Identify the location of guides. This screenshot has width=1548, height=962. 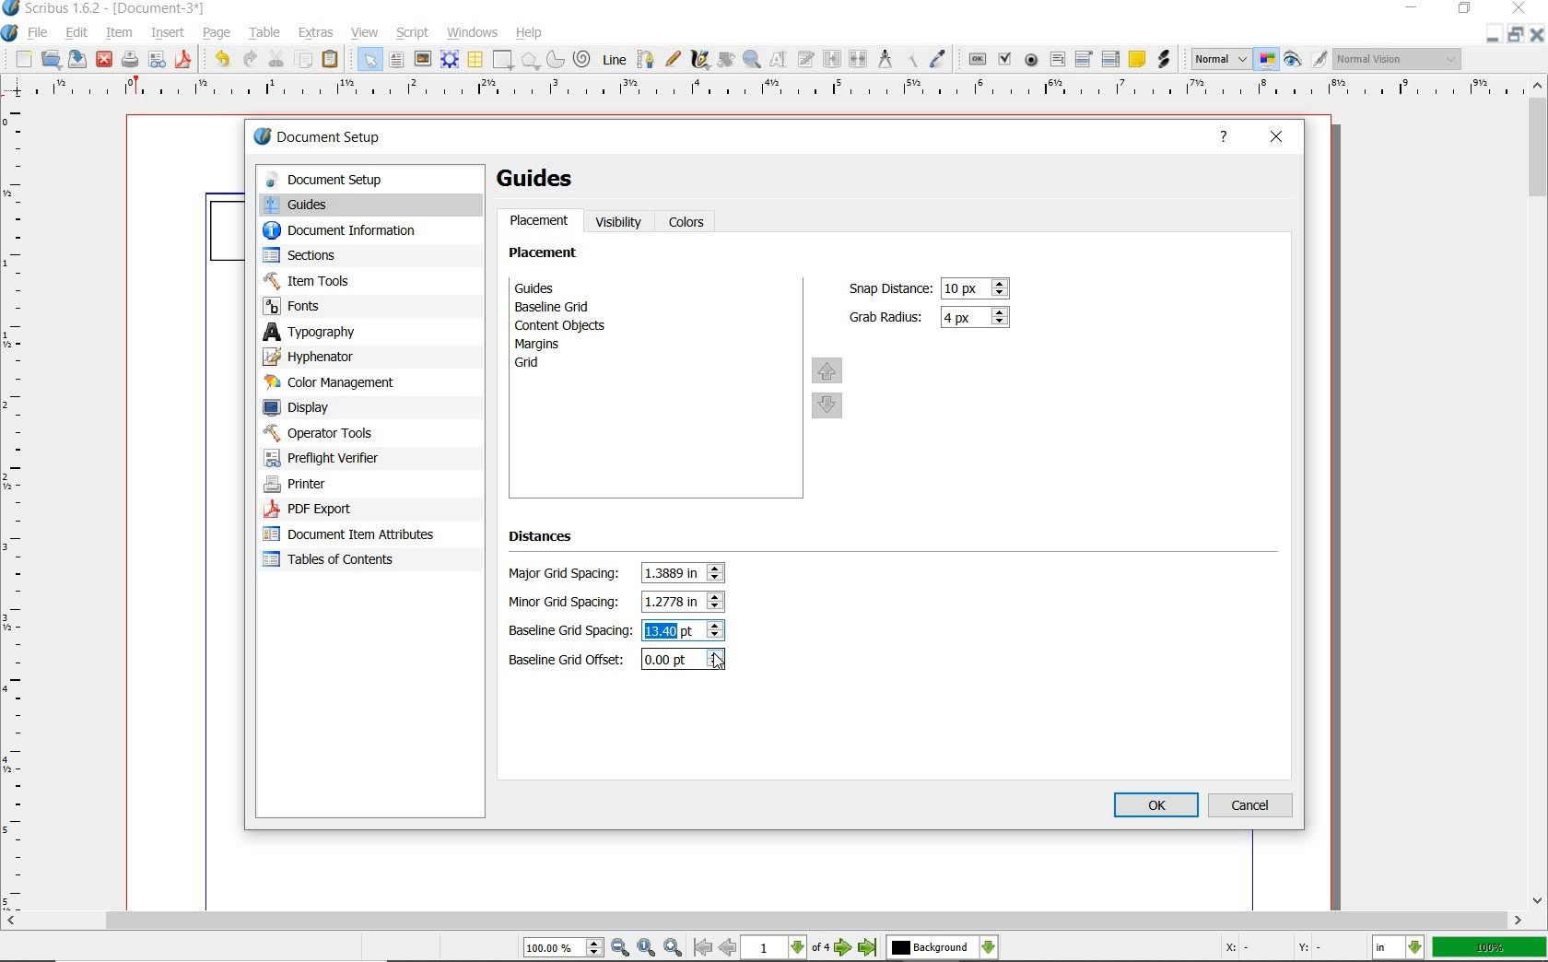
(369, 206).